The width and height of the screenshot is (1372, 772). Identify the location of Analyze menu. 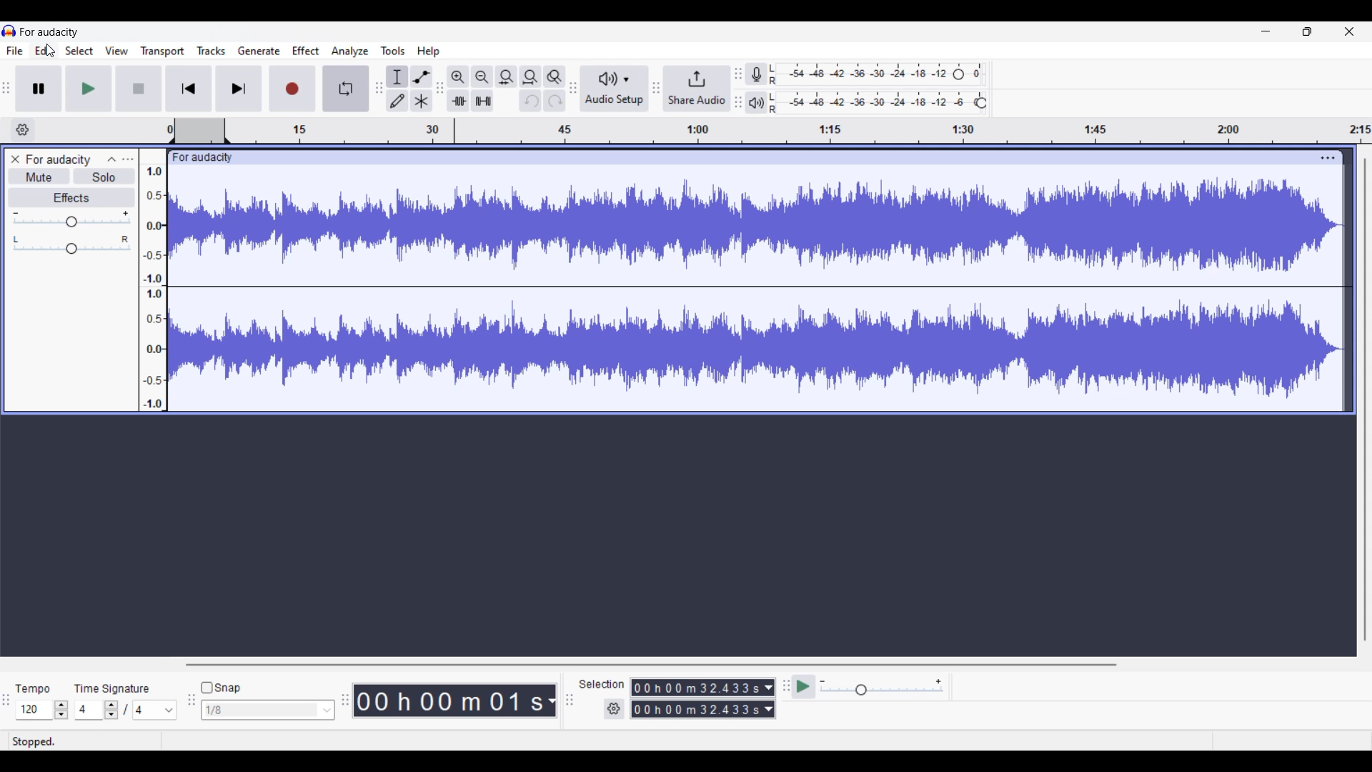
(350, 51).